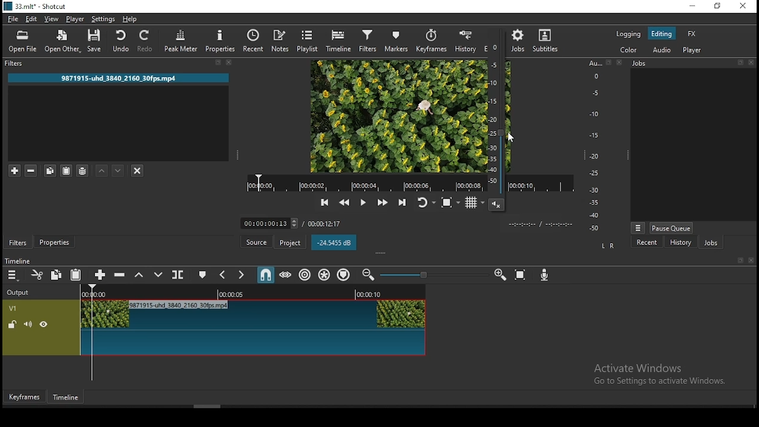 The width and height of the screenshot is (759, 427). What do you see at coordinates (401, 202) in the screenshot?
I see `skip to next point` at bounding box center [401, 202].